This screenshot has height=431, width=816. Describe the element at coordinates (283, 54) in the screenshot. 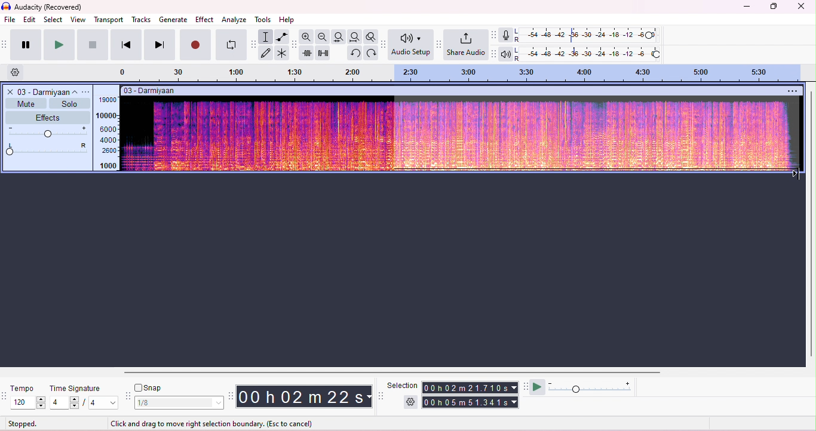

I see `multi` at that location.